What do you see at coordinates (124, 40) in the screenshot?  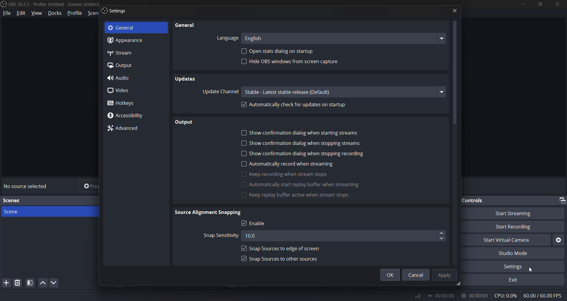 I see `appearance` at bounding box center [124, 40].